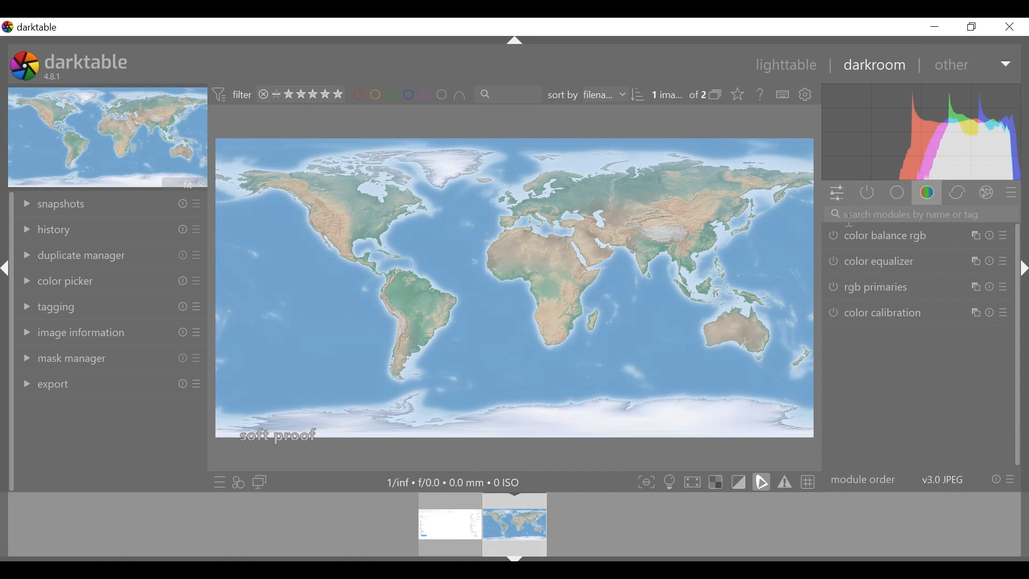  What do you see at coordinates (233, 95) in the screenshot?
I see `filter` at bounding box center [233, 95].